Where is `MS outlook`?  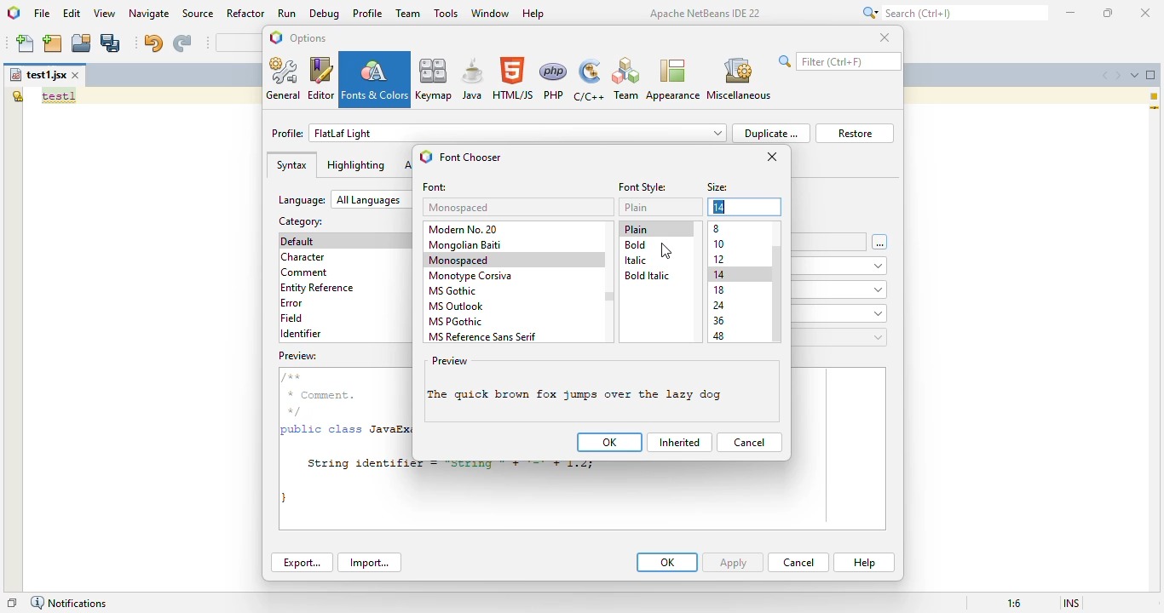
MS outlook is located at coordinates (457, 306).